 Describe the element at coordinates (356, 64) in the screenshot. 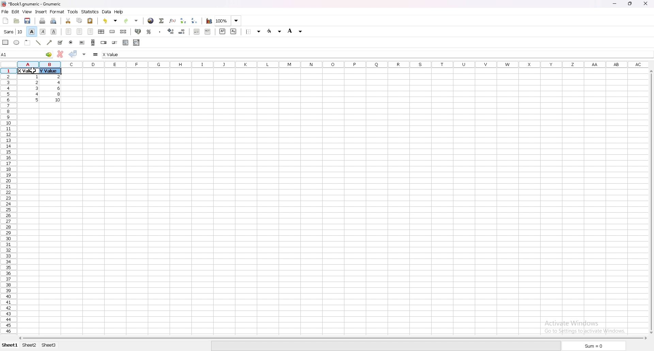

I see `columns` at that location.